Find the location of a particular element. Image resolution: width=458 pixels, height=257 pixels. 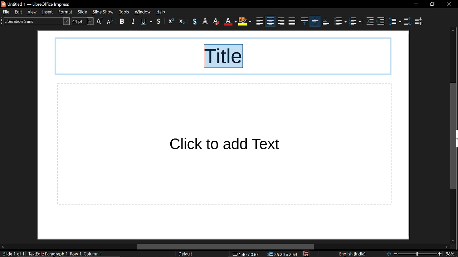

zoom in is located at coordinates (440, 254).